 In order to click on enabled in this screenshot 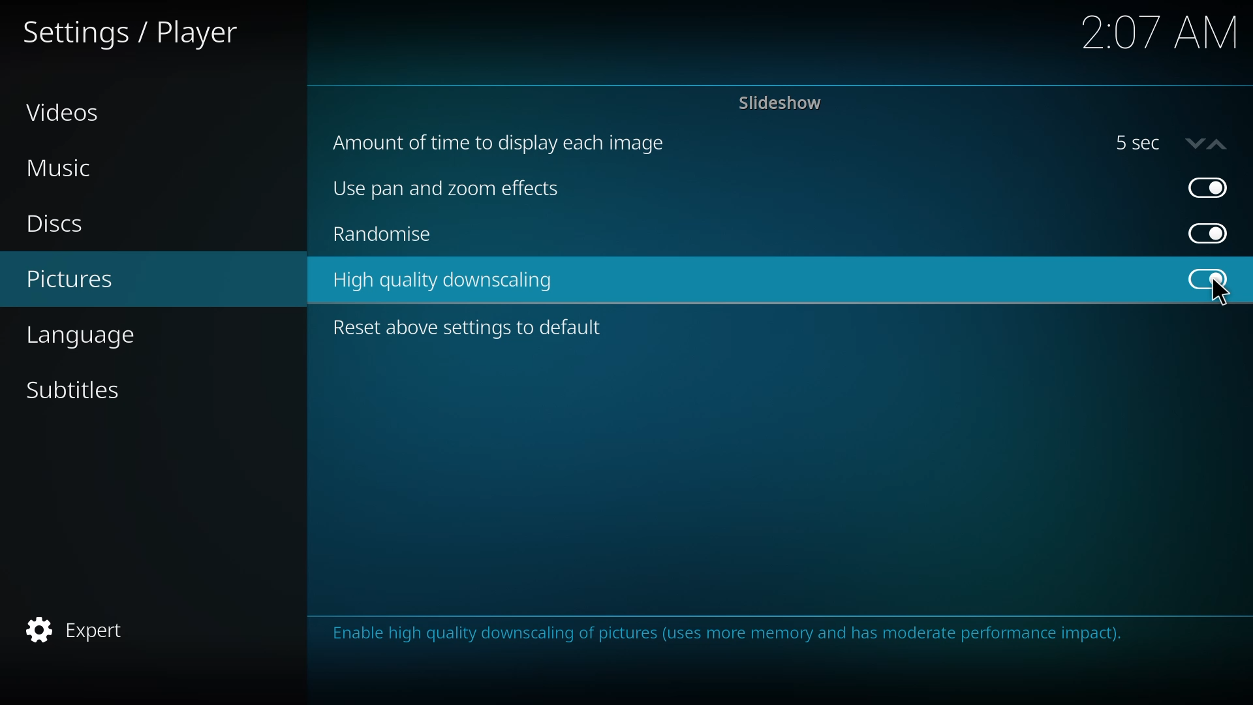, I will do `click(1211, 234)`.